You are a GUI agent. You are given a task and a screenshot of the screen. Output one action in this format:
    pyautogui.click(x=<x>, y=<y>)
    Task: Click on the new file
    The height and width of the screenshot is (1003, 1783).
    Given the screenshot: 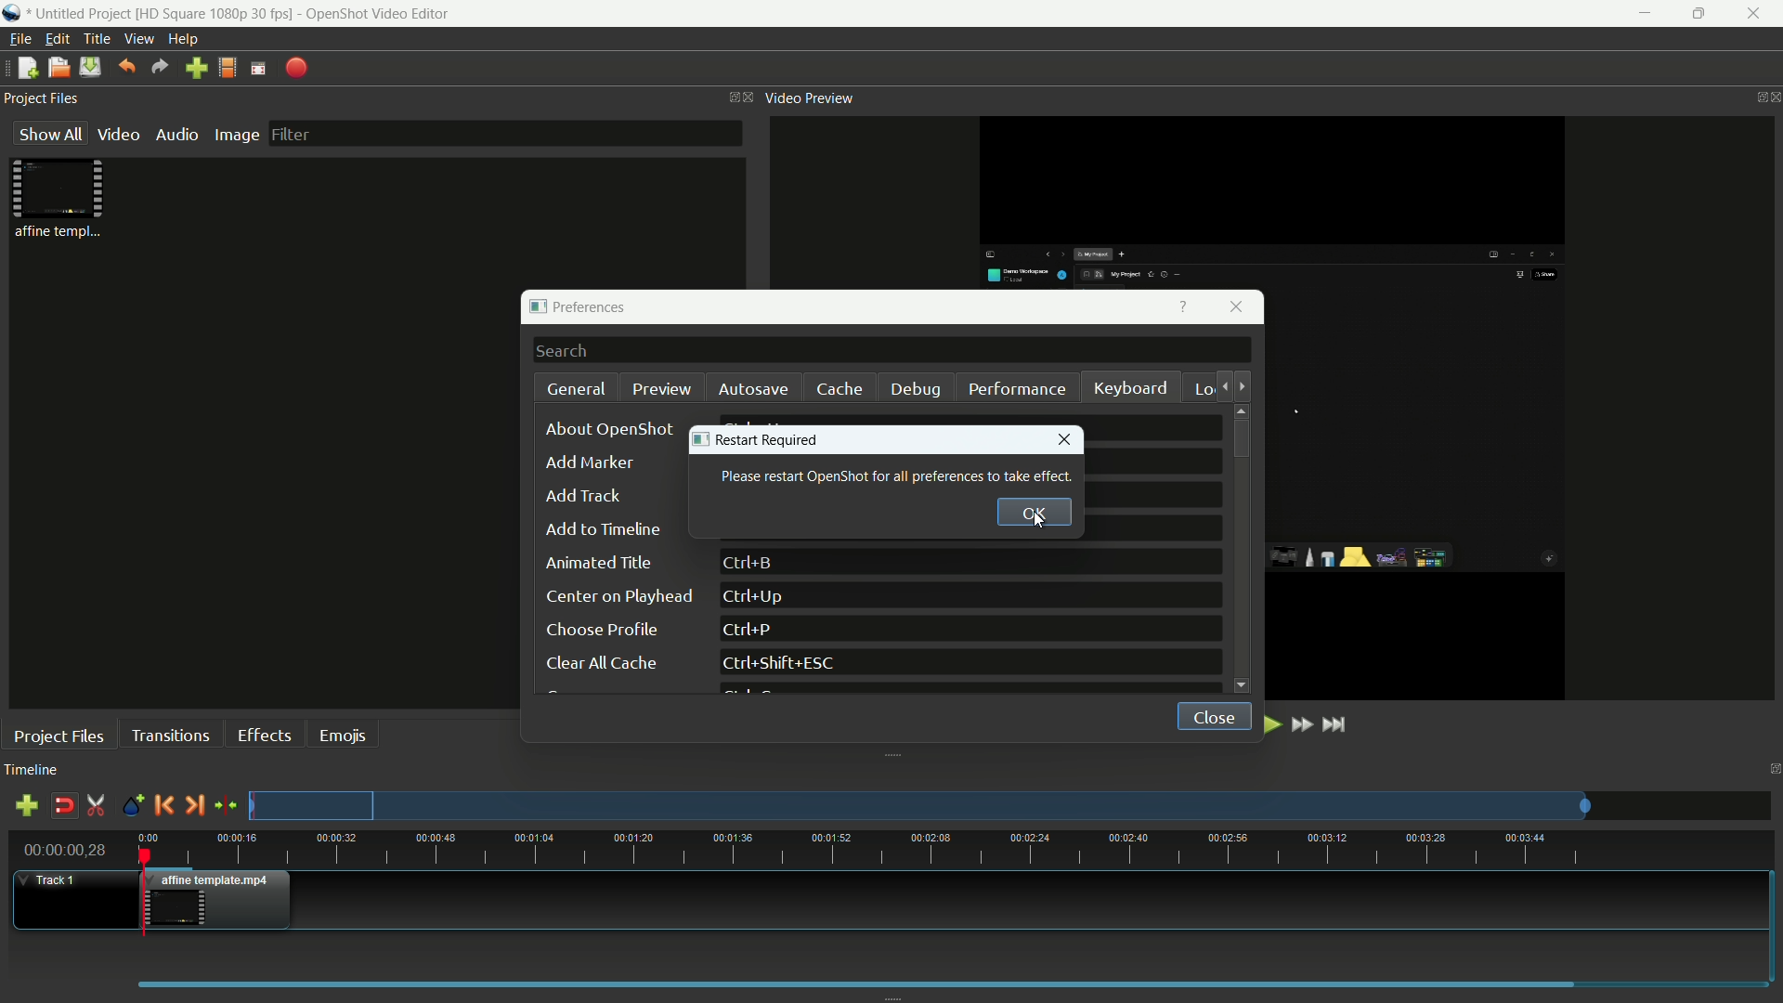 What is the action you would take?
    pyautogui.click(x=24, y=69)
    